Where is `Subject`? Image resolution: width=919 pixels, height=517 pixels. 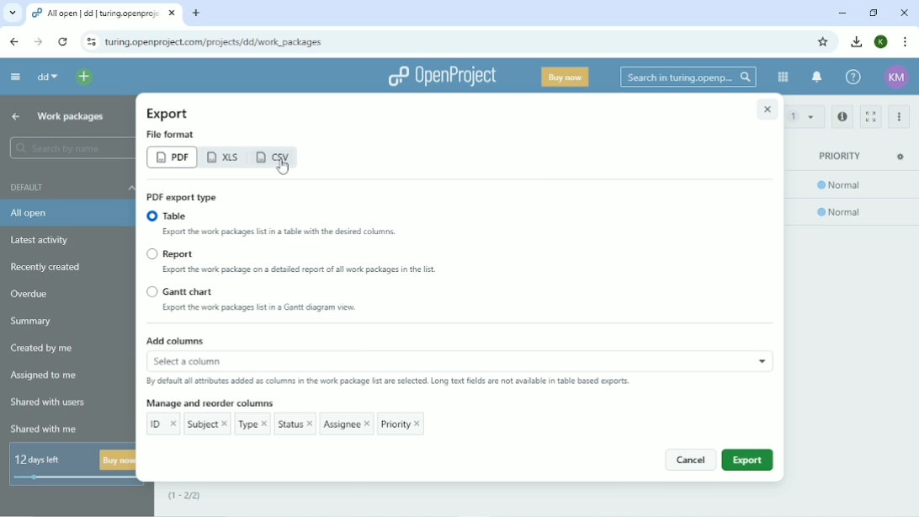 Subject is located at coordinates (207, 424).